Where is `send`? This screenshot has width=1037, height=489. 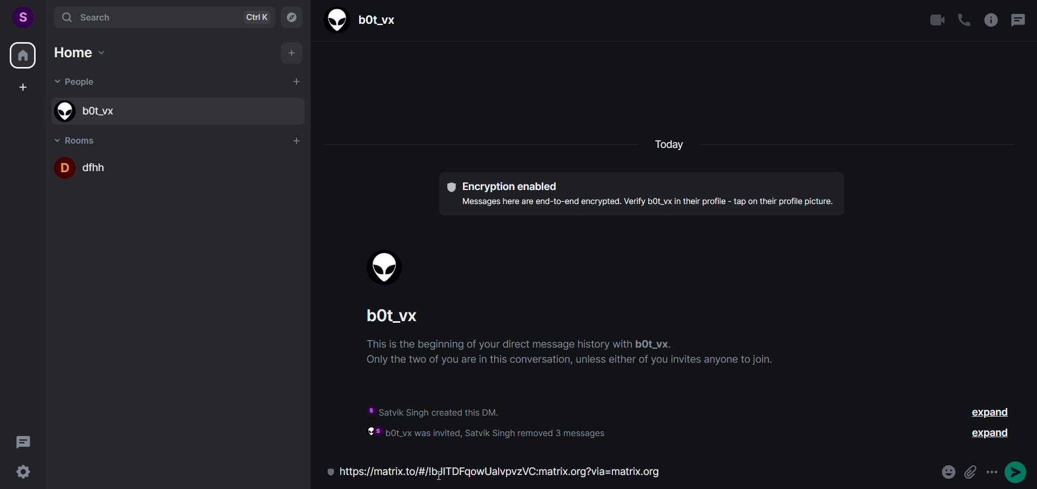 send is located at coordinates (1015, 472).